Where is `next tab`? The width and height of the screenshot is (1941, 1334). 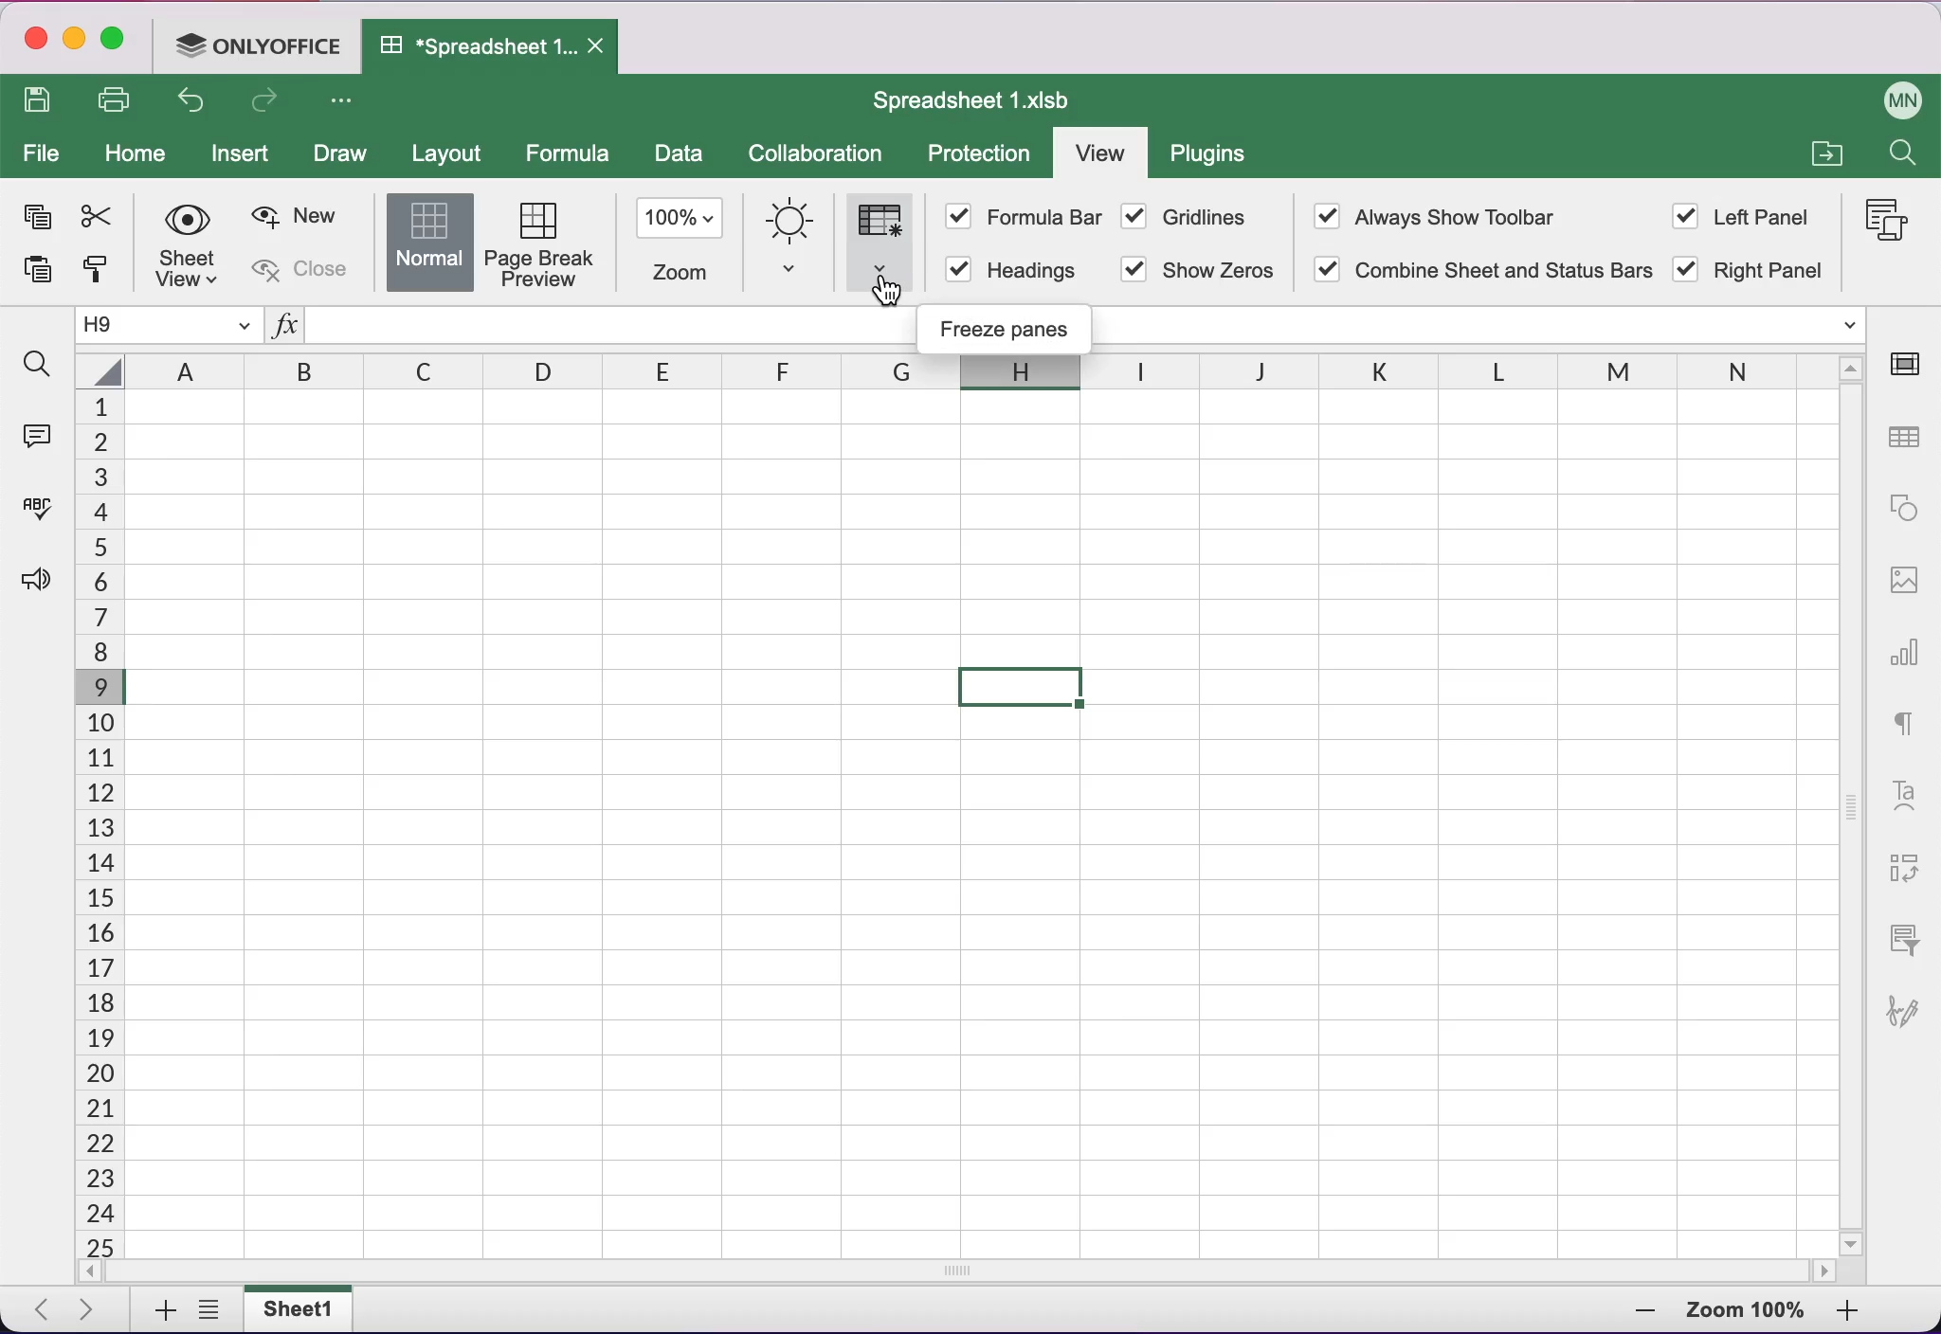
next tab is located at coordinates (93, 1311).